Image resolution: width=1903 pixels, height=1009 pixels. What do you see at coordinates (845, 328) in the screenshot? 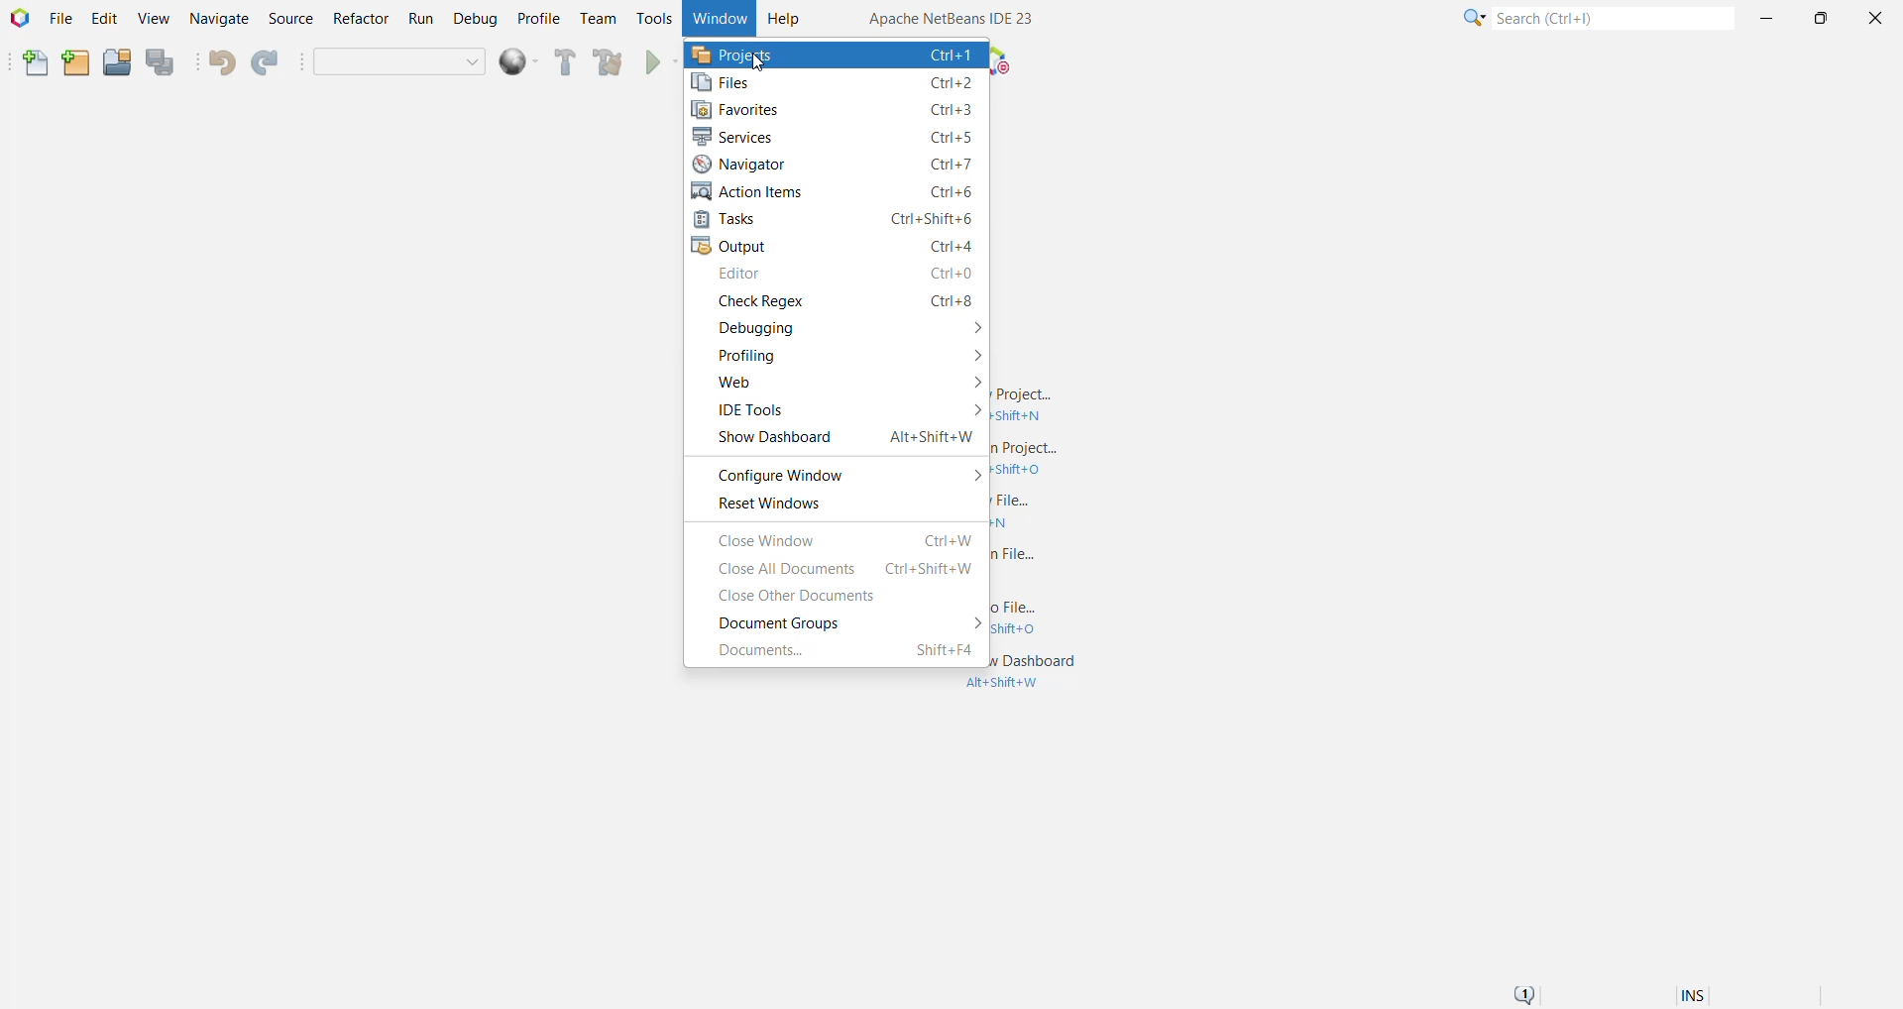
I see `Debugging` at bounding box center [845, 328].